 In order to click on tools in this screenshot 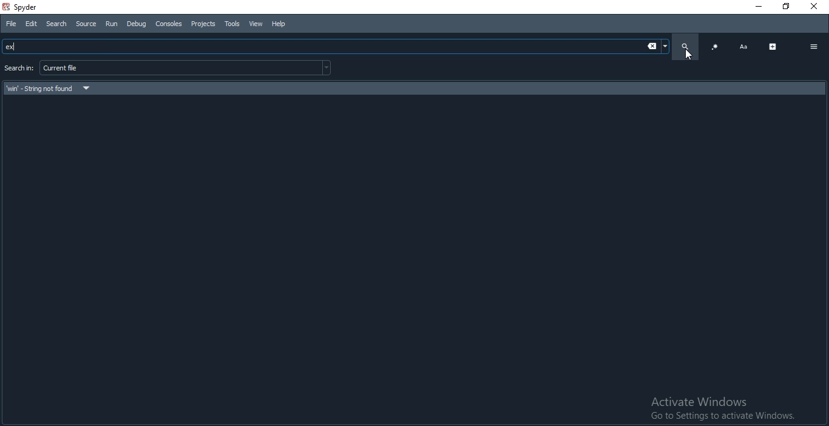, I will do `click(232, 24)`.